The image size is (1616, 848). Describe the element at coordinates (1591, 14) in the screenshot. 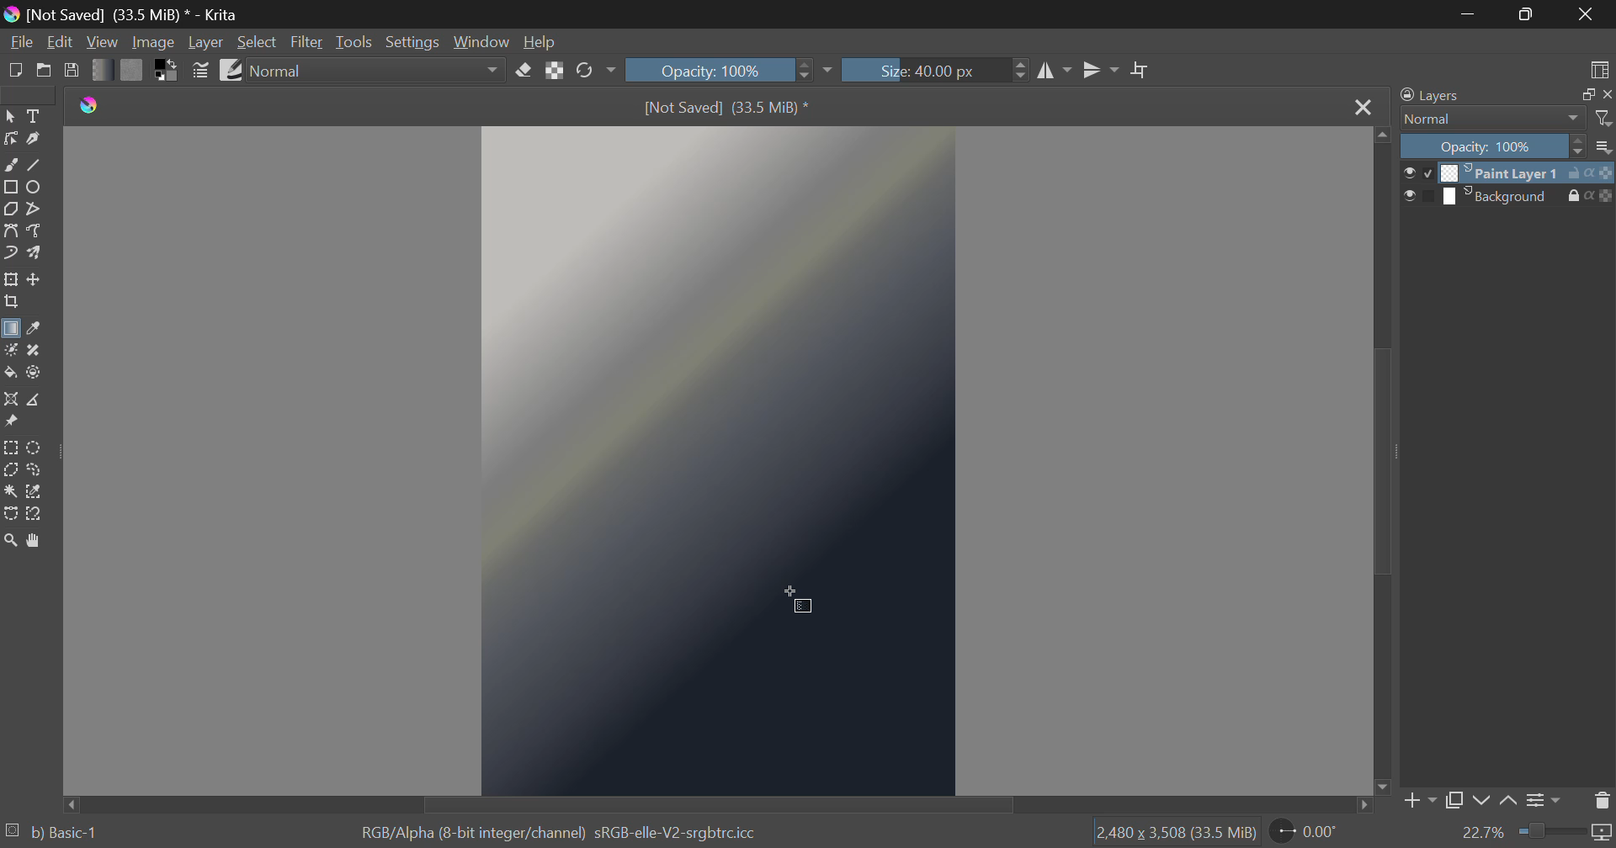

I see `Close` at that location.